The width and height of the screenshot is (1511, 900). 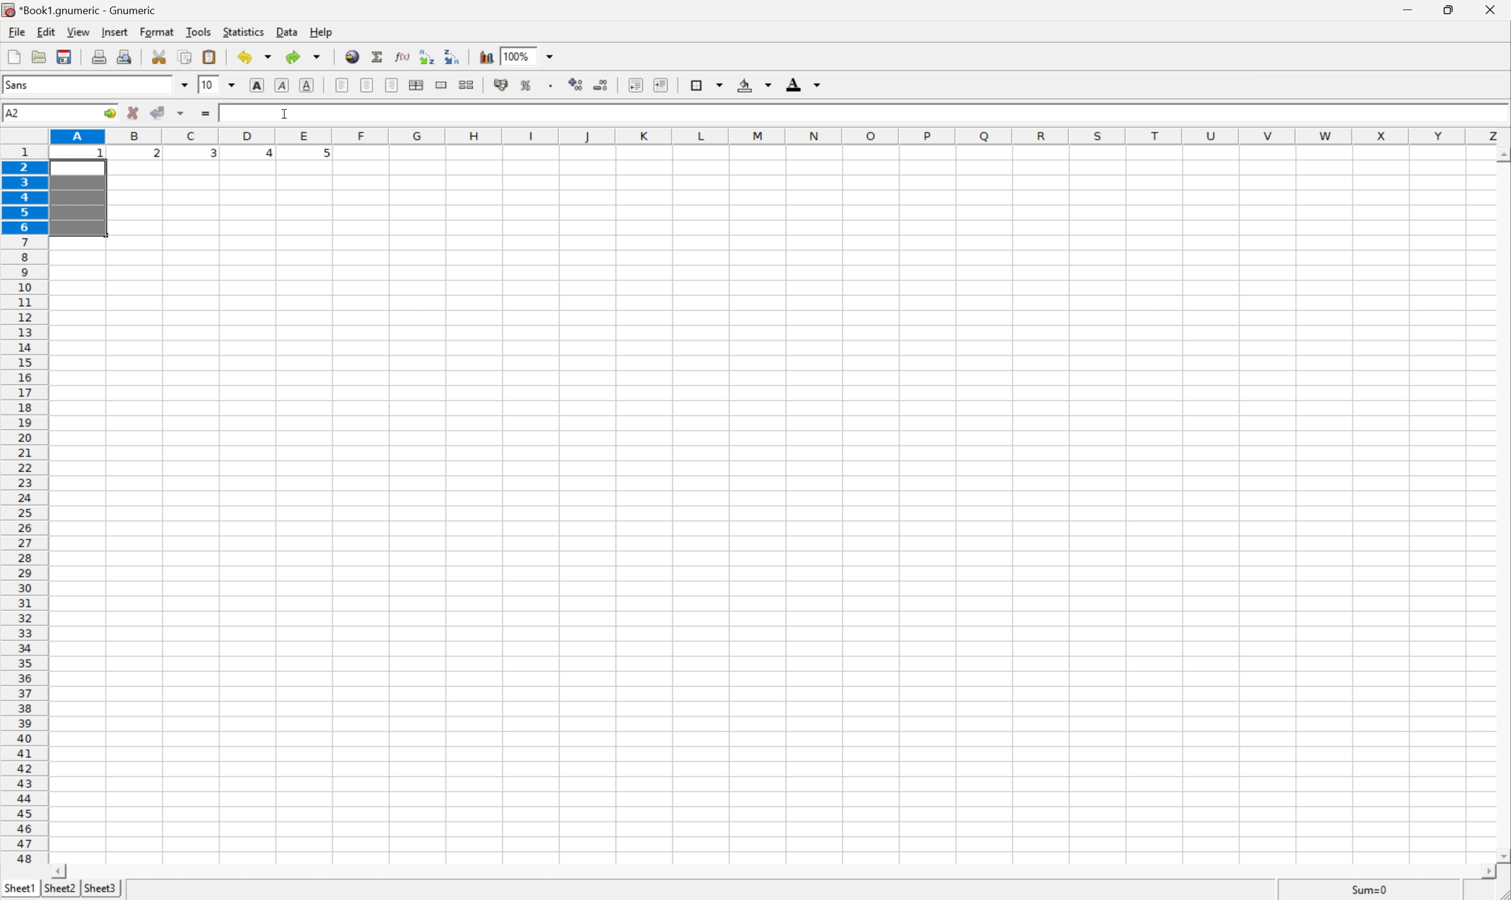 What do you see at coordinates (427, 55) in the screenshot?
I see `Sort the selected region in ascending order based on the first column selected` at bounding box center [427, 55].